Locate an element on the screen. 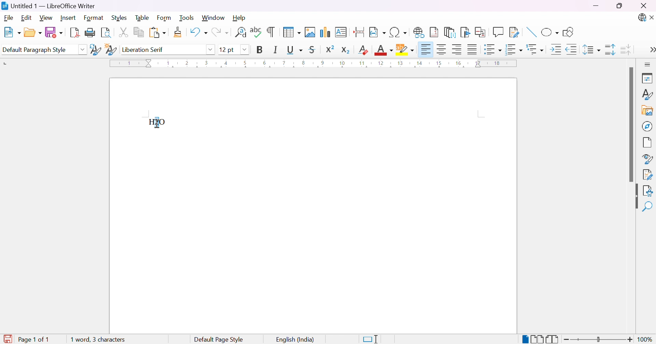  Redo is located at coordinates (219, 34).